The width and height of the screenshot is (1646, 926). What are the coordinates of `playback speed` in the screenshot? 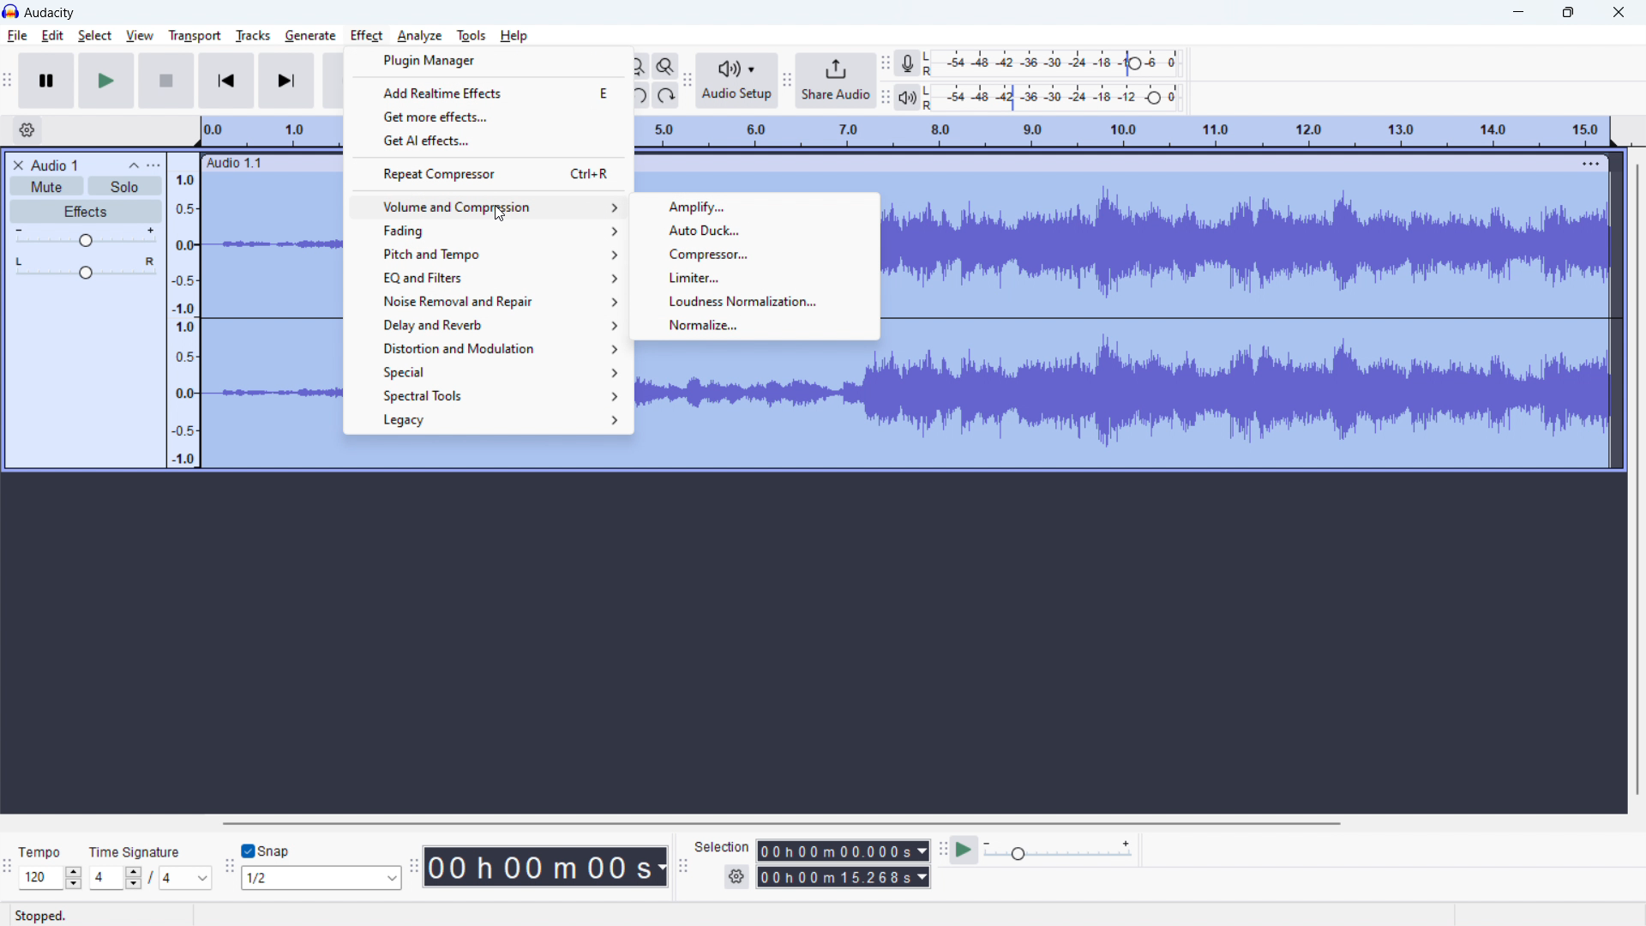 It's located at (1059, 851).